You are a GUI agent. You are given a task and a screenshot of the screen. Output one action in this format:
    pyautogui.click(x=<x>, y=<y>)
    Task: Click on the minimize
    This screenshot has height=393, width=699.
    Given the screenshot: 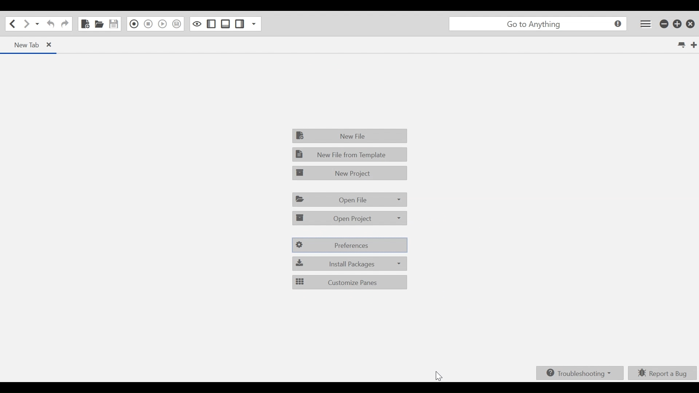 What is the action you would take?
    pyautogui.click(x=665, y=24)
    